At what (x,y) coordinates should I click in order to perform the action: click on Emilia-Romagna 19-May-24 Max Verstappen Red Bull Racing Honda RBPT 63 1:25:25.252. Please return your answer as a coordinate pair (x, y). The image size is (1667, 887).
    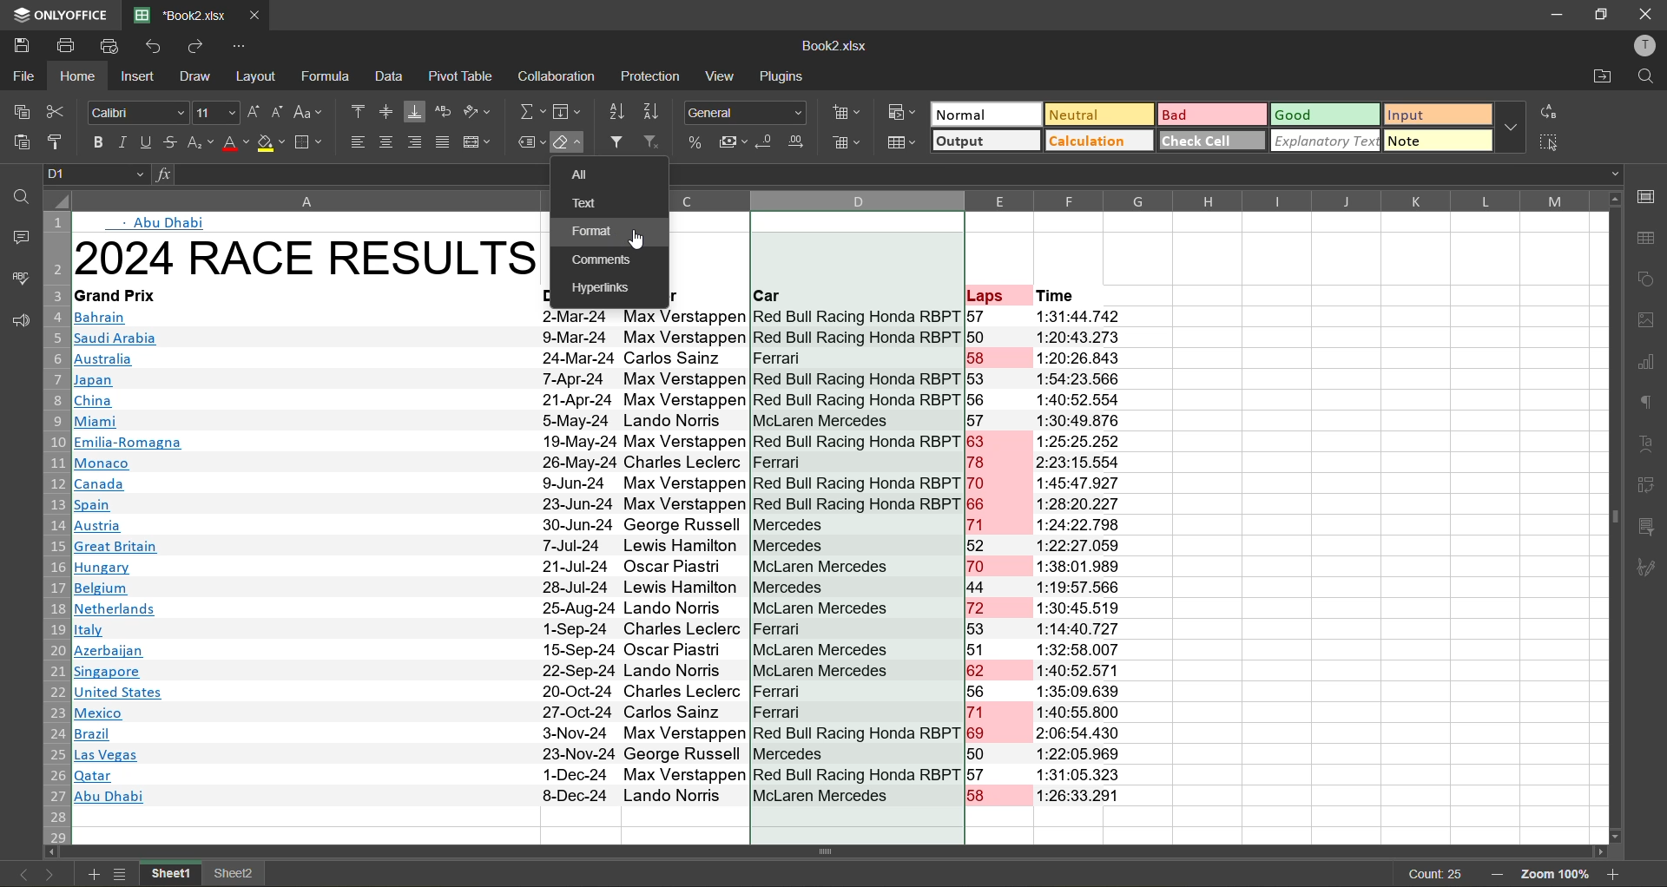
    Looking at the image, I should click on (601, 441).